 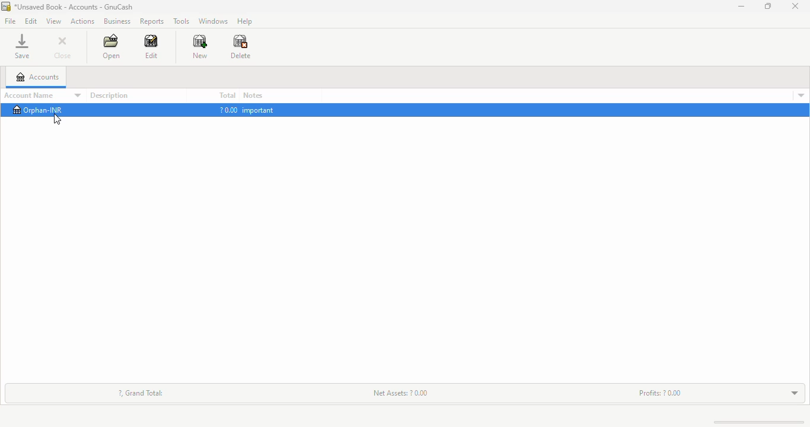 What do you see at coordinates (801, 95) in the screenshot?
I see `account details` at bounding box center [801, 95].